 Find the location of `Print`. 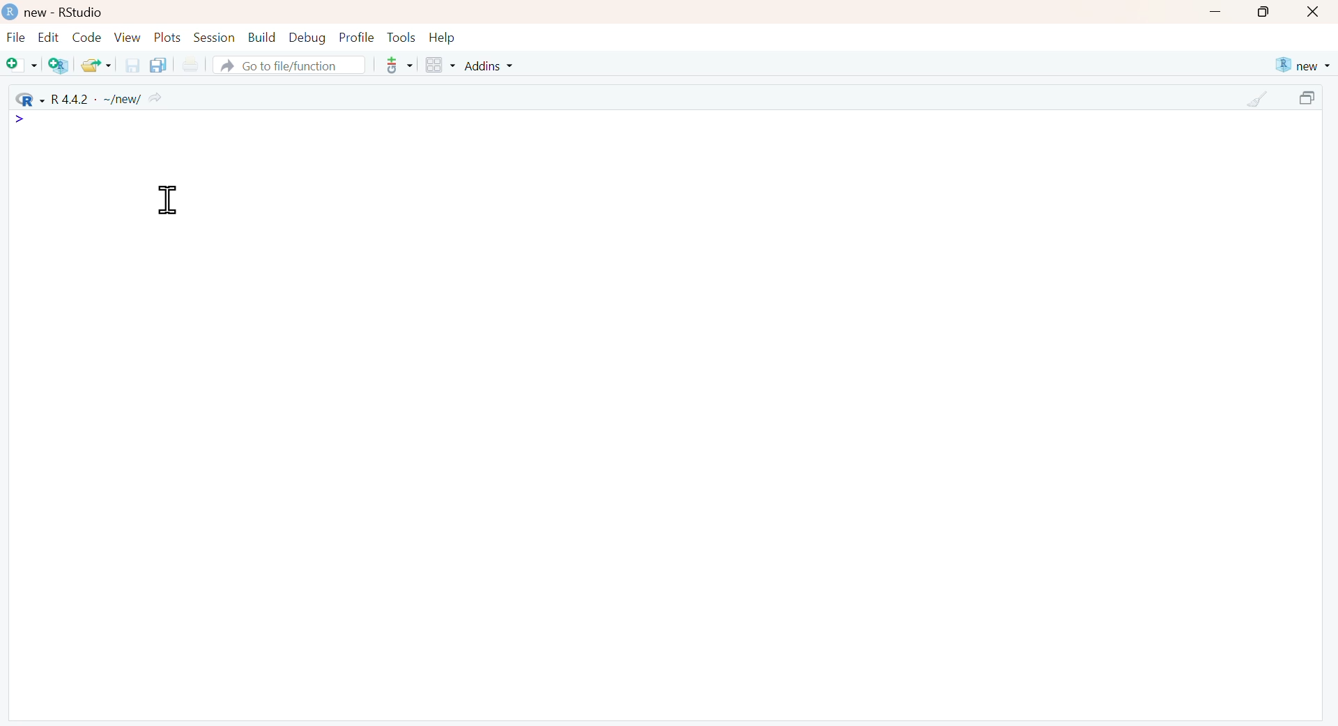

Print is located at coordinates (194, 65).